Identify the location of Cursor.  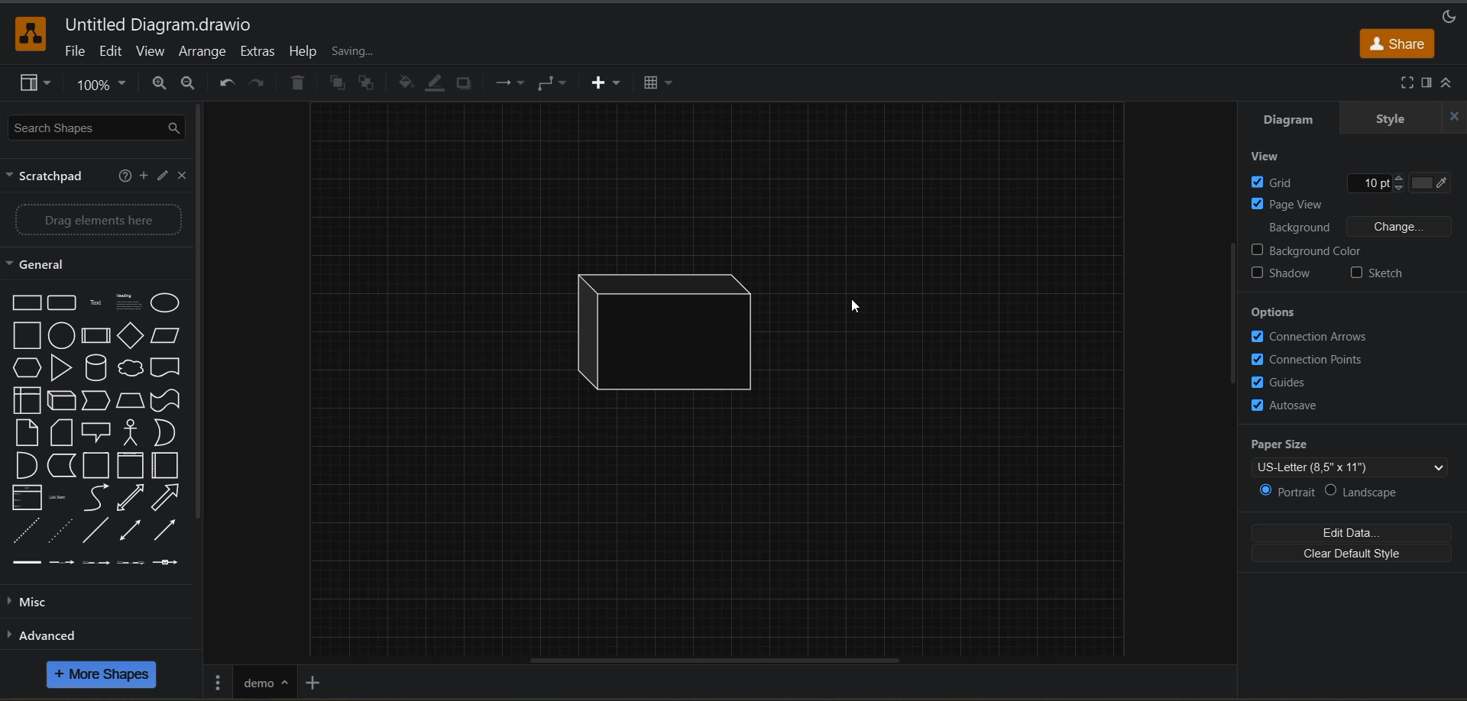
(853, 308).